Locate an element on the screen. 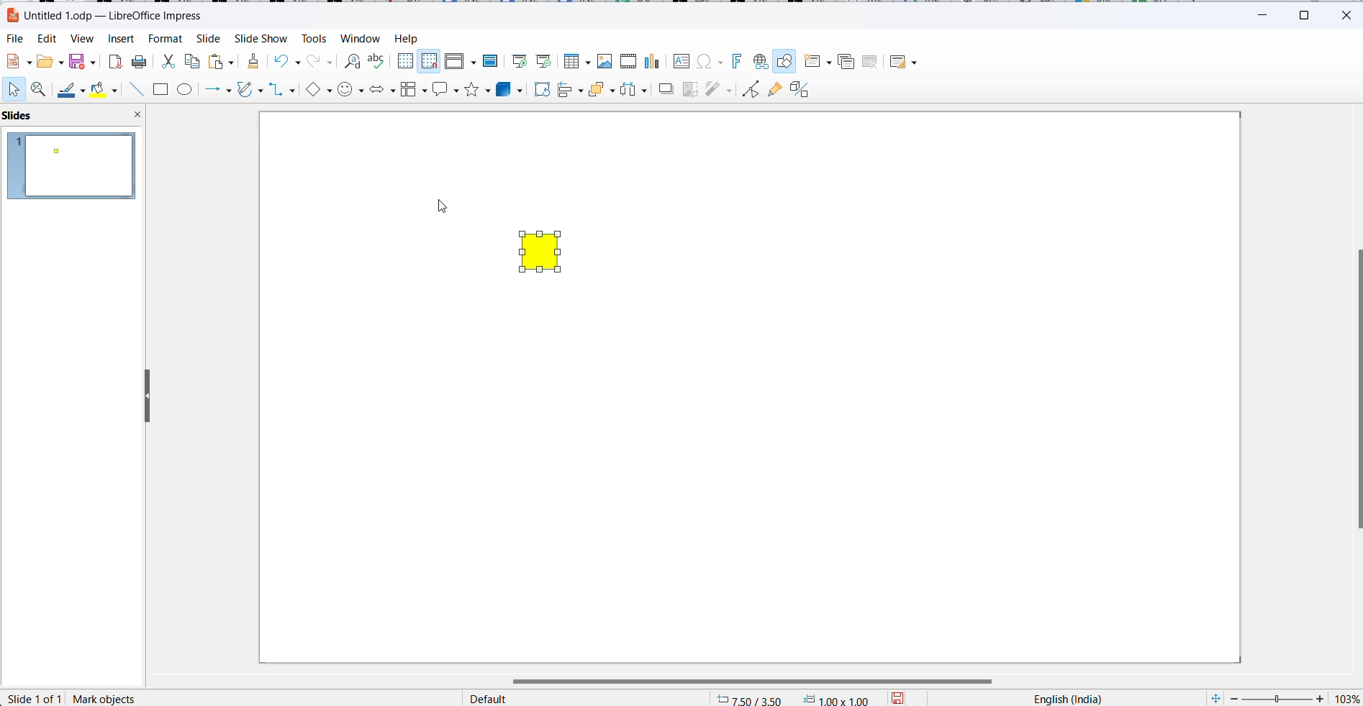 The height and width of the screenshot is (706, 1363). Window is located at coordinates (361, 40).